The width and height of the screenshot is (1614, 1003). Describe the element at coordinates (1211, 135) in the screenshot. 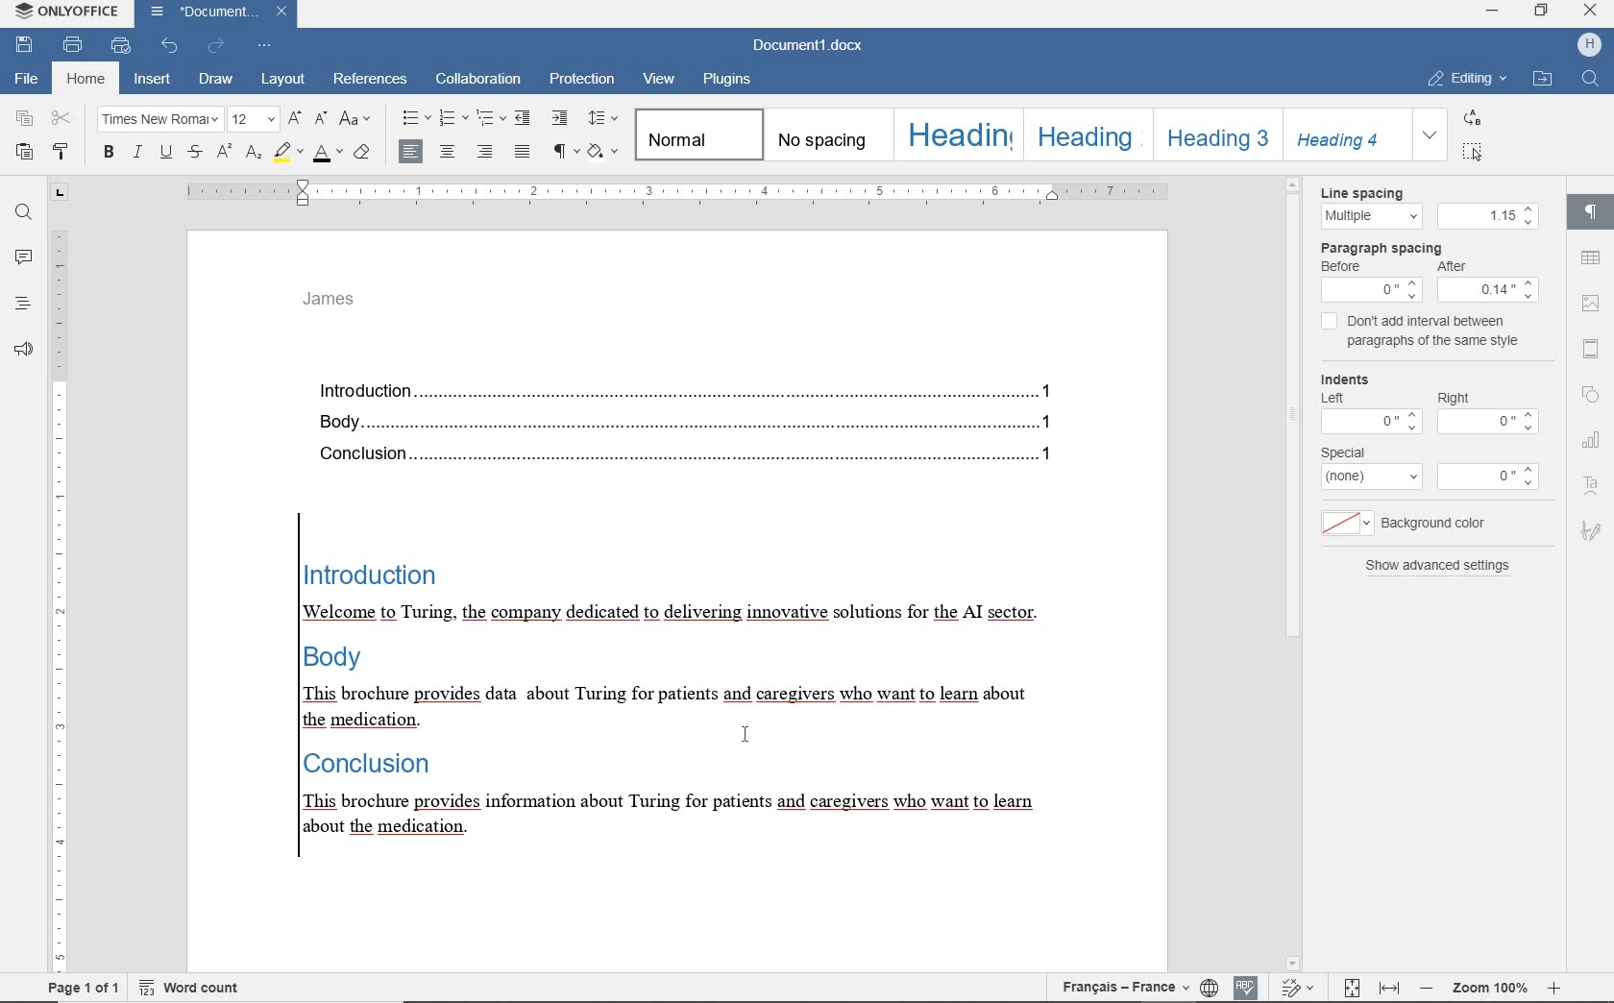

I see `heading 3` at that location.